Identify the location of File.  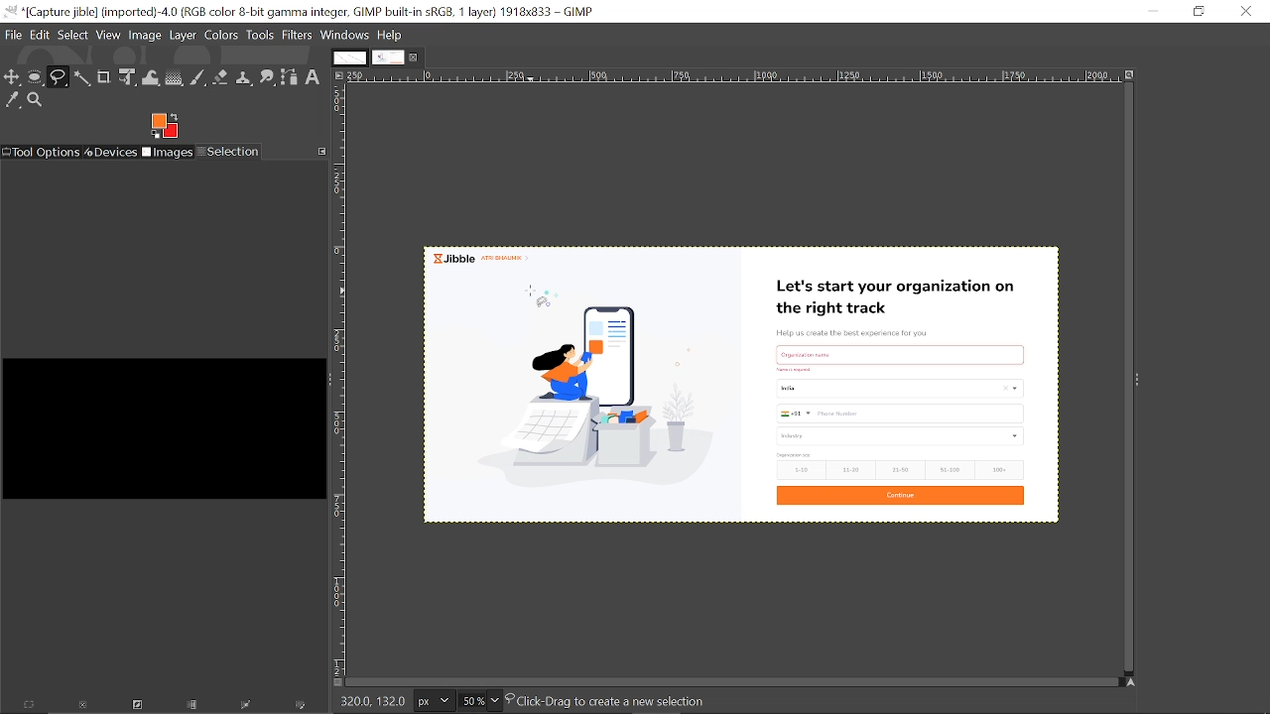
(14, 34).